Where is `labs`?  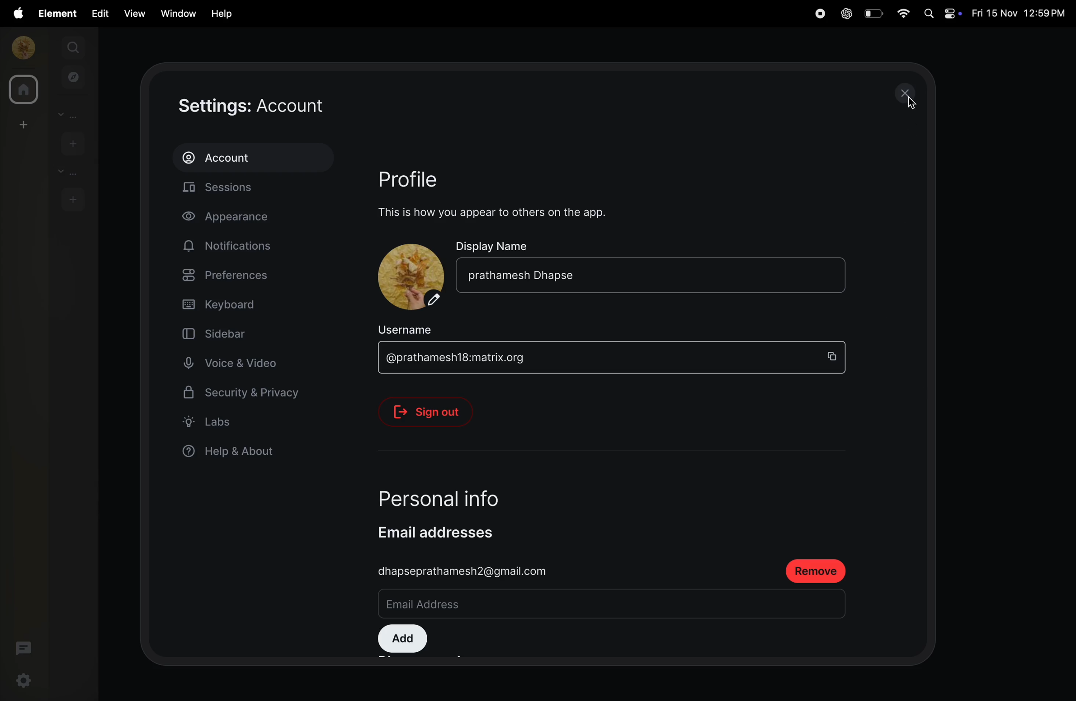 labs is located at coordinates (242, 421).